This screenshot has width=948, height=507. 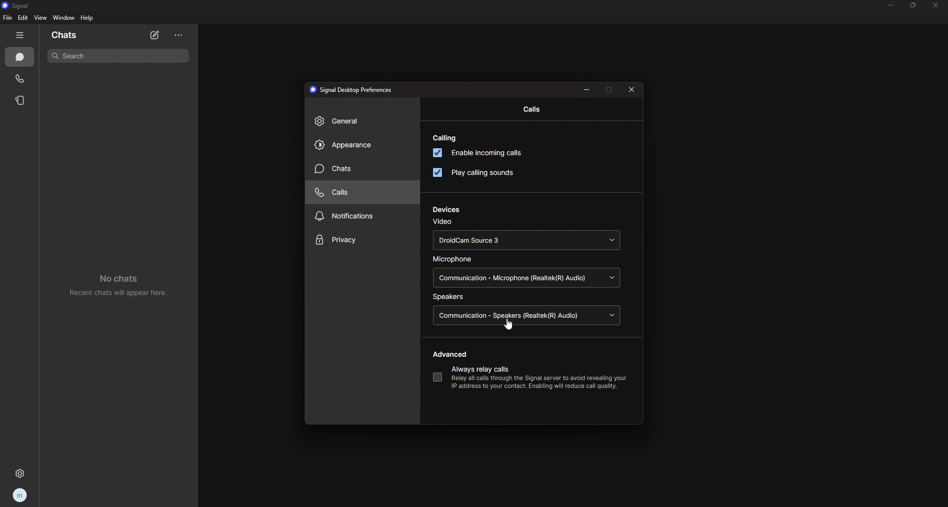 What do you see at coordinates (362, 122) in the screenshot?
I see `general` at bounding box center [362, 122].